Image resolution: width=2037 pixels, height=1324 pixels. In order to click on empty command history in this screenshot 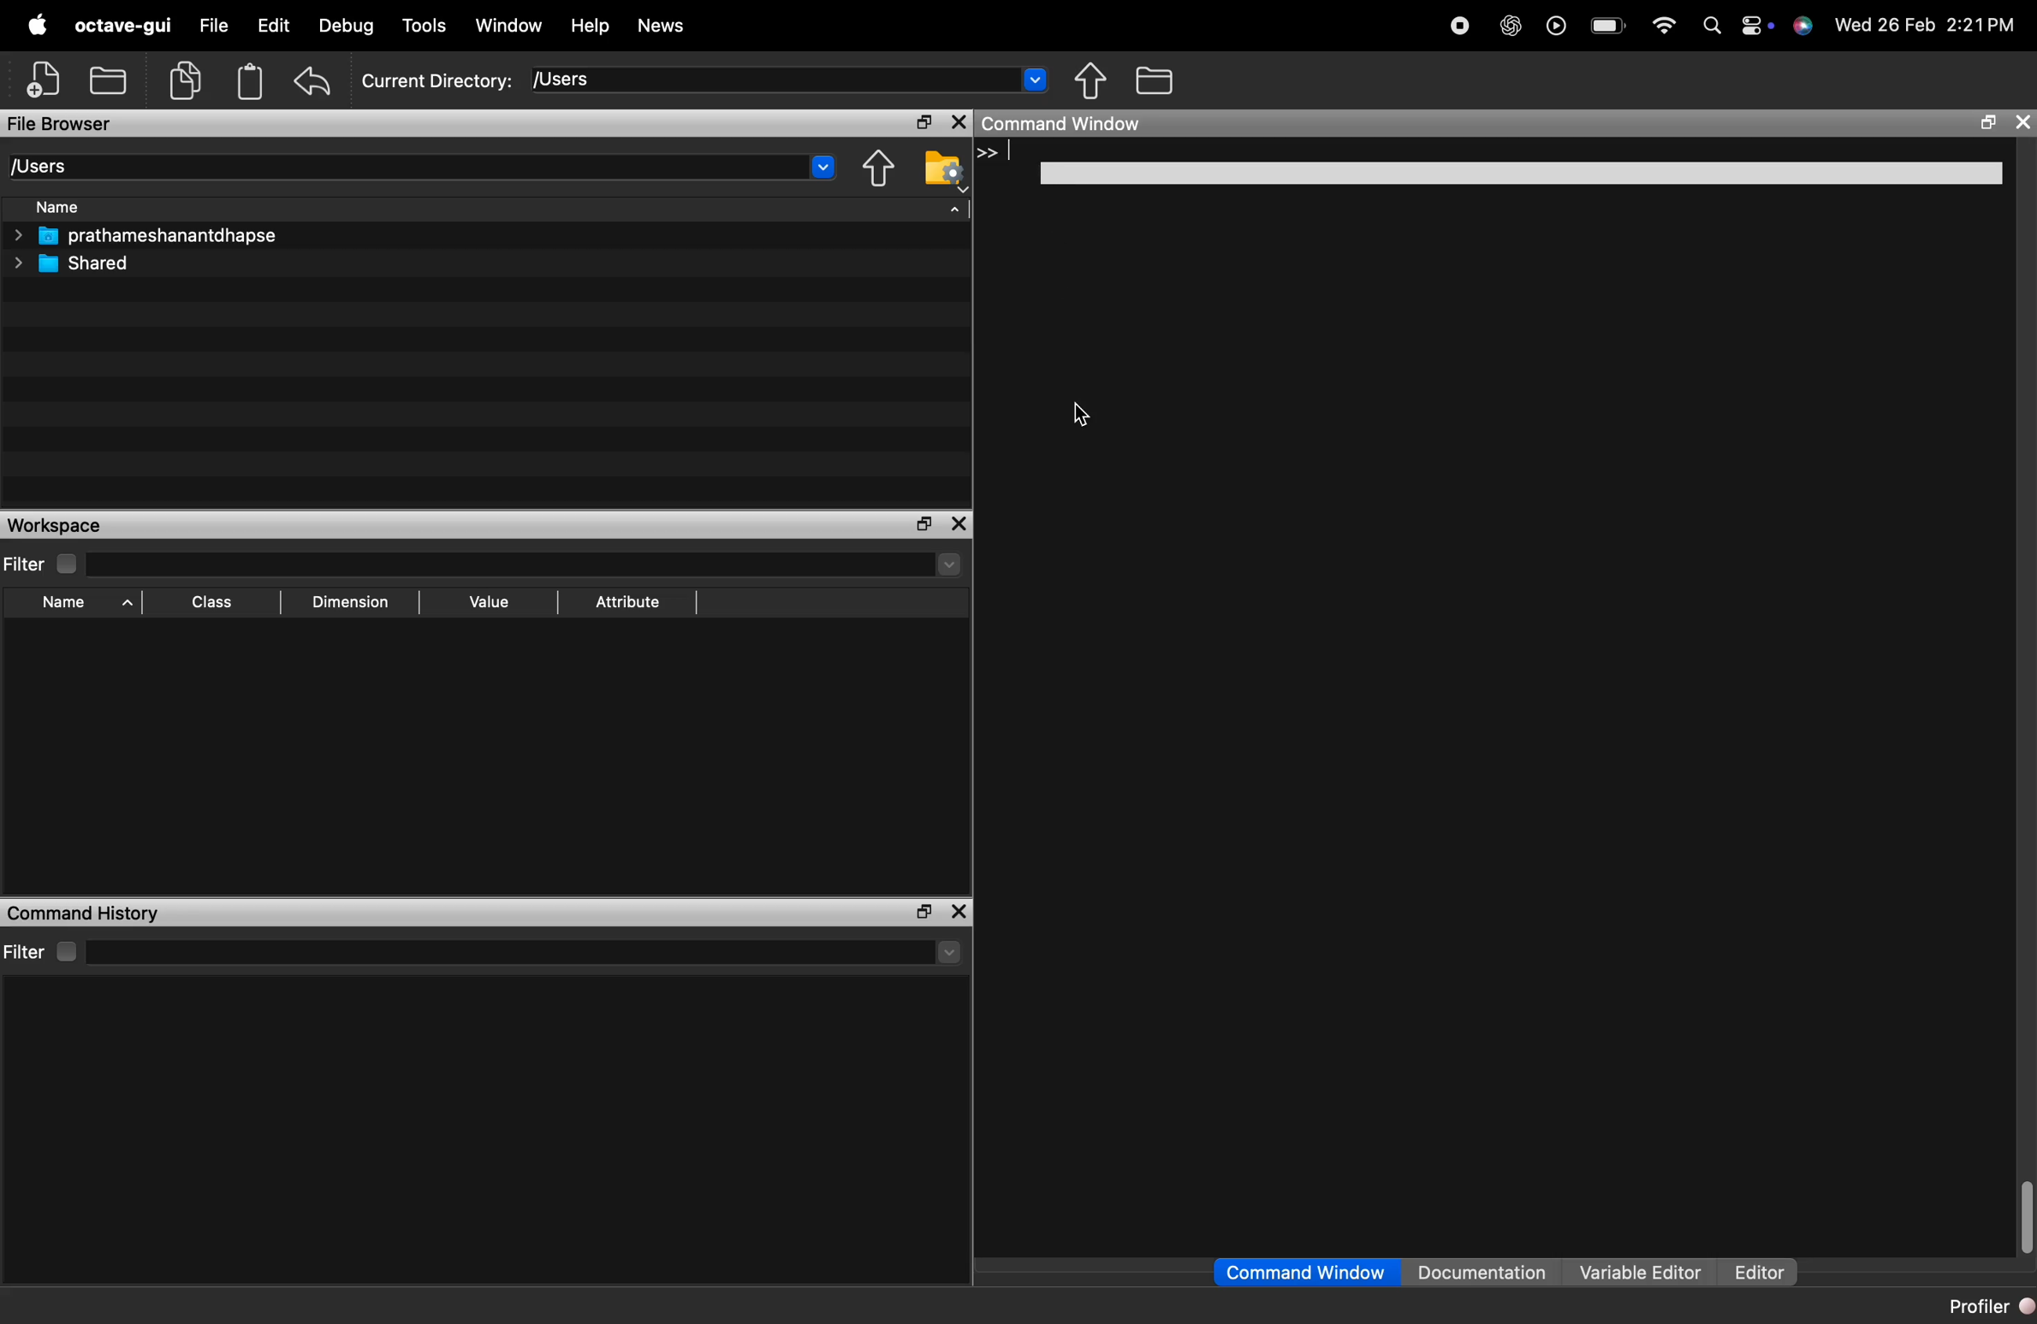, I will do `click(1493, 722)`.